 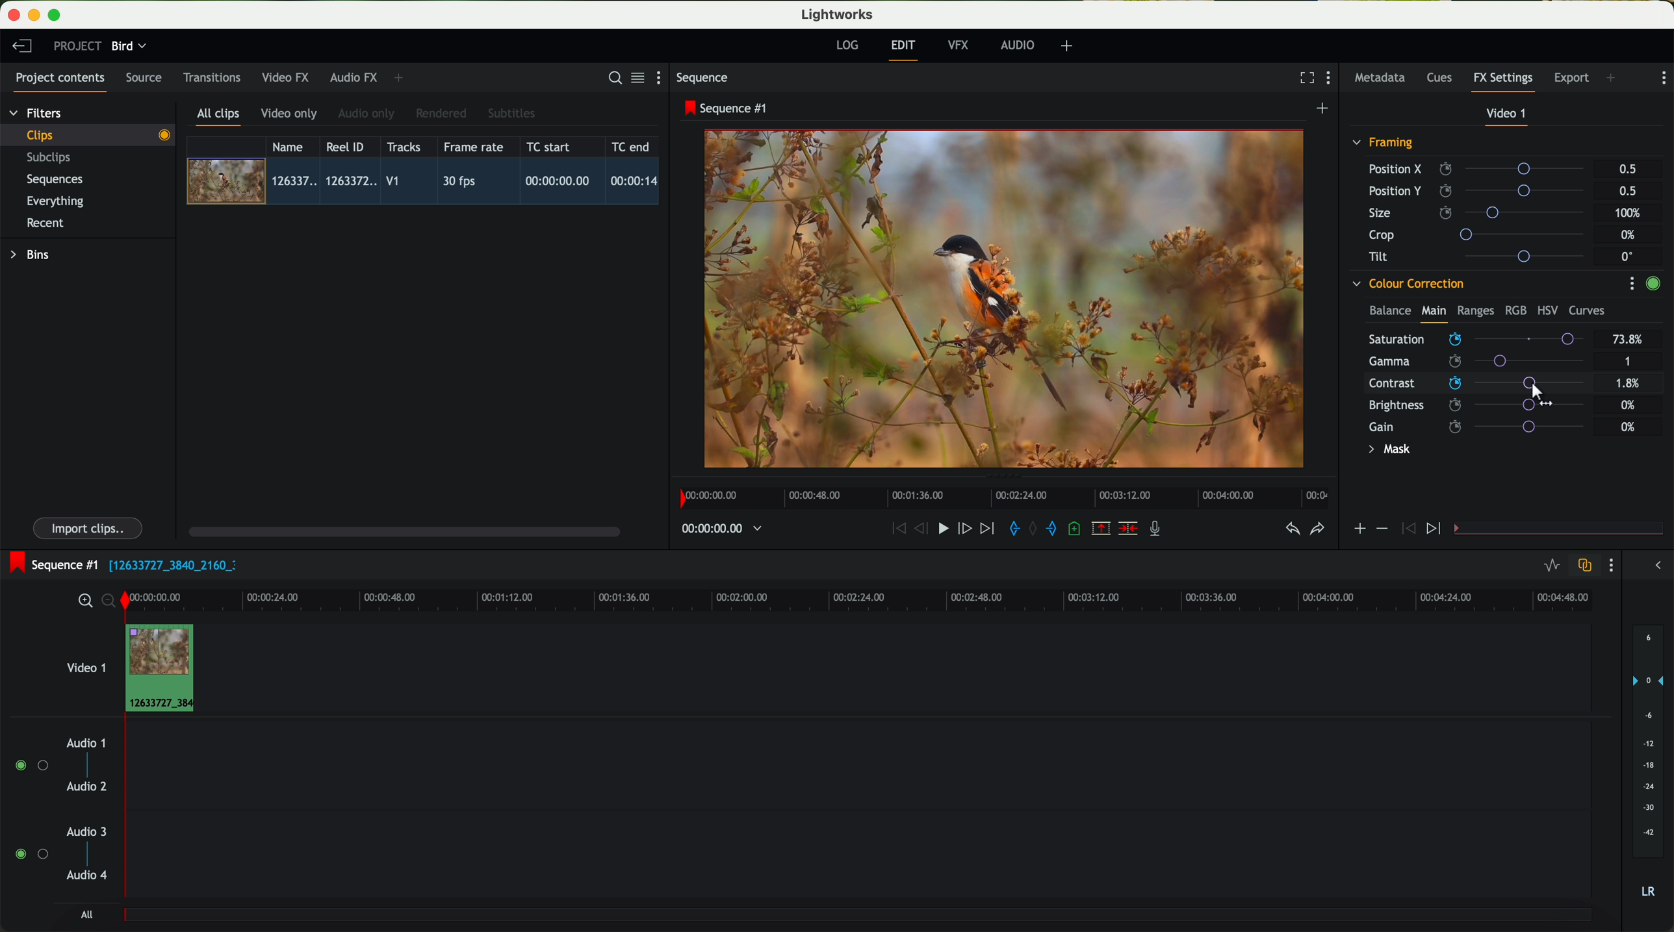 I want to click on brightness, so click(x=1484, y=405).